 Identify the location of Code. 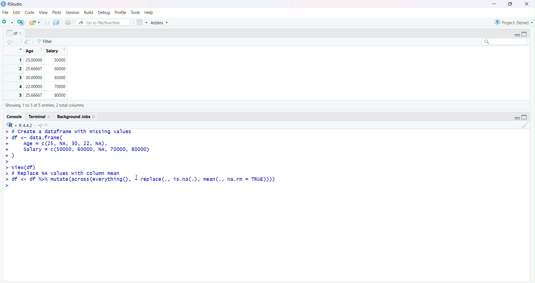
(30, 13).